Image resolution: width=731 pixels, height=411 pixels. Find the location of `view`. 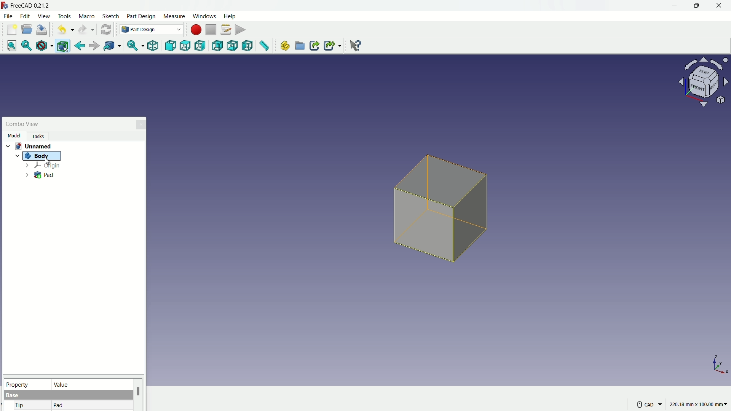

view is located at coordinates (43, 16).